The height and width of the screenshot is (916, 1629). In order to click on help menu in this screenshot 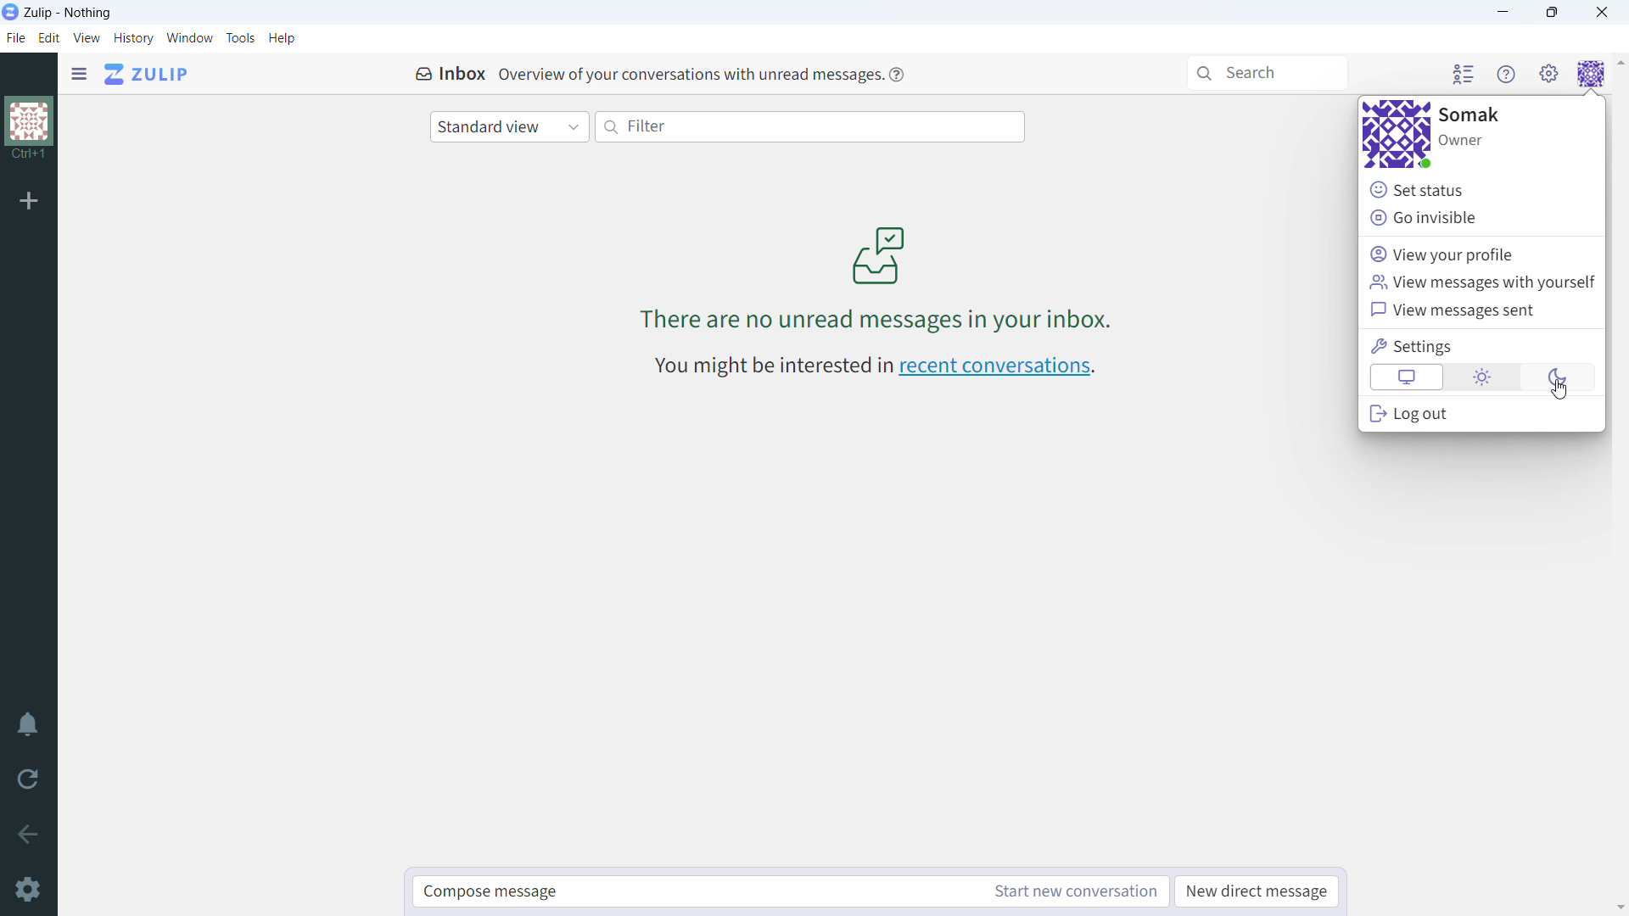, I will do `click(1507, 73)`.